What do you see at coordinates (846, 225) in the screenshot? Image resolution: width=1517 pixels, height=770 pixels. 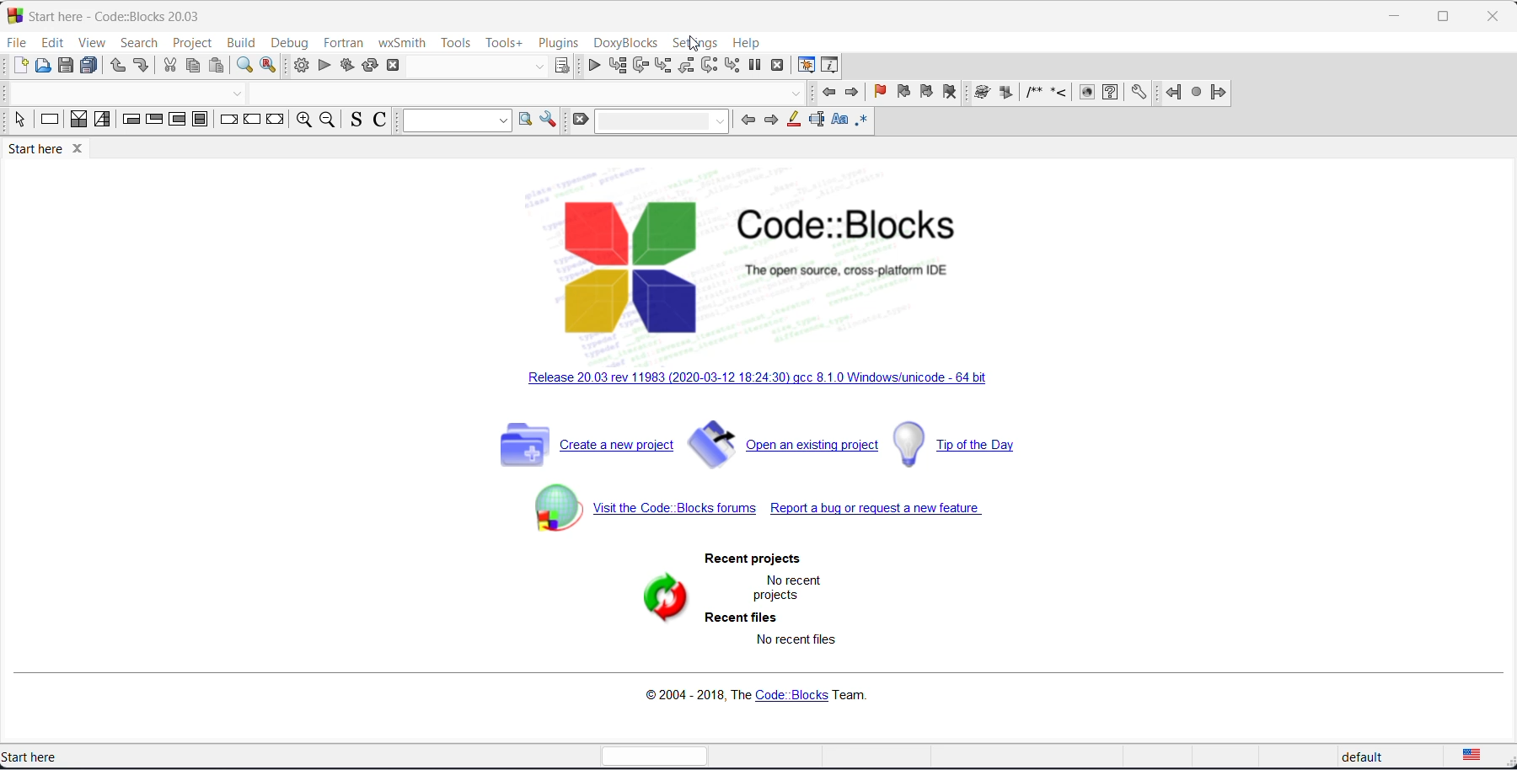 I see `Code::Blocks` at bounding box center [846, 225].